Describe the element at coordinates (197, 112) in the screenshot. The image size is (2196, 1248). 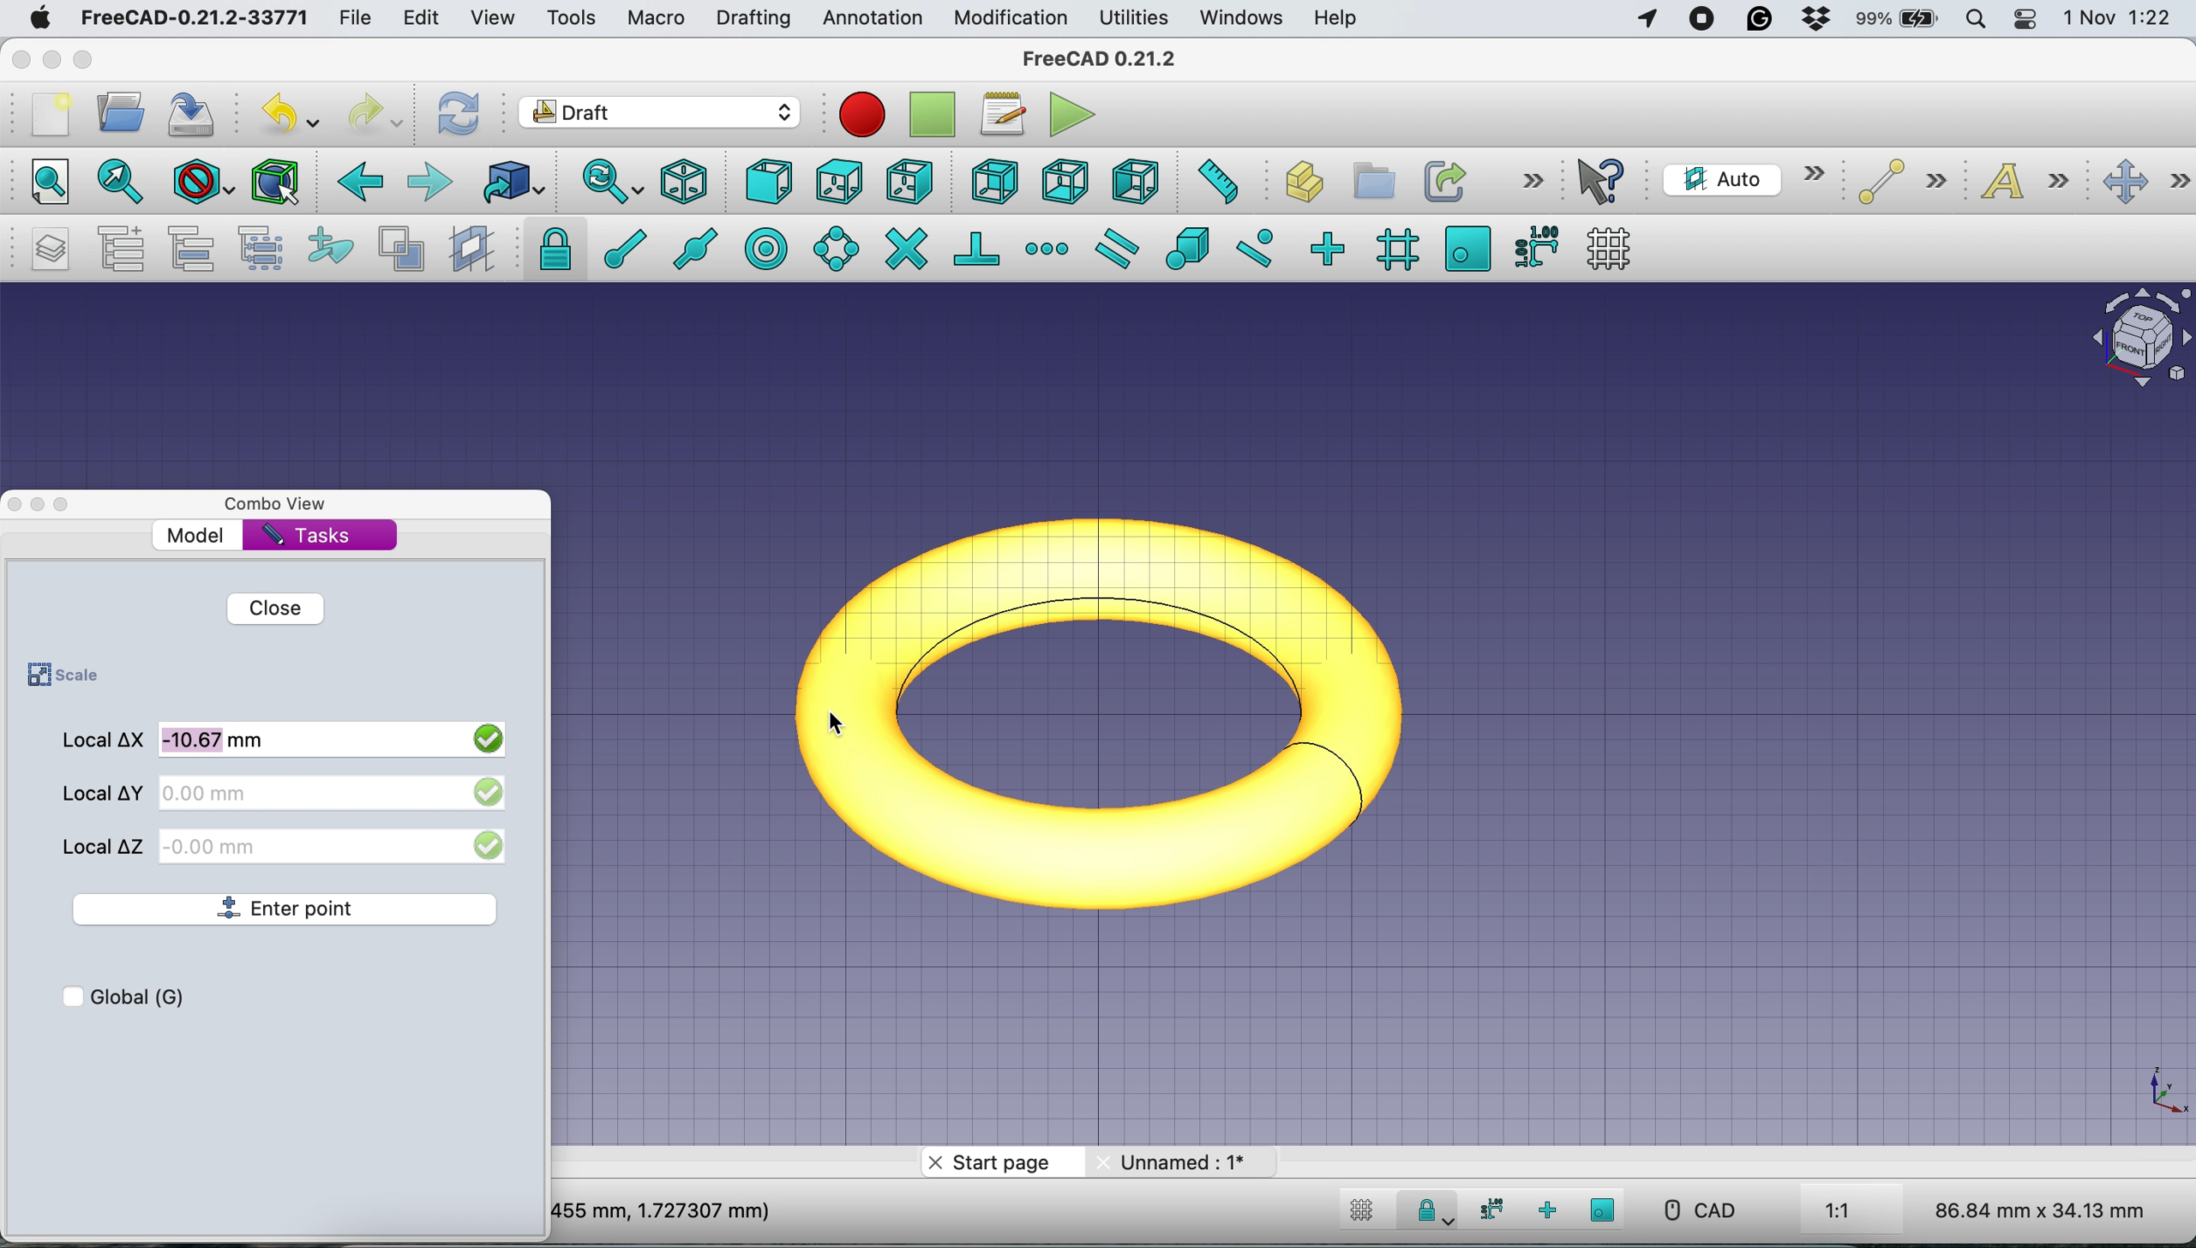
I see `save` at that location.